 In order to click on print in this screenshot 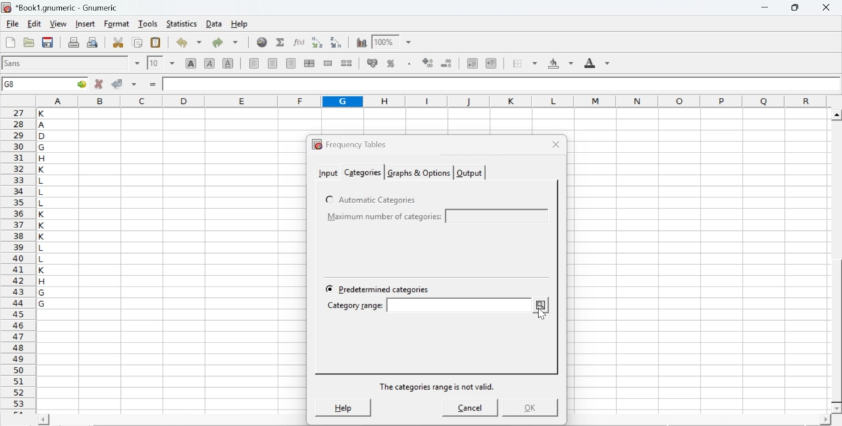, I will do `click(74, 41)`.